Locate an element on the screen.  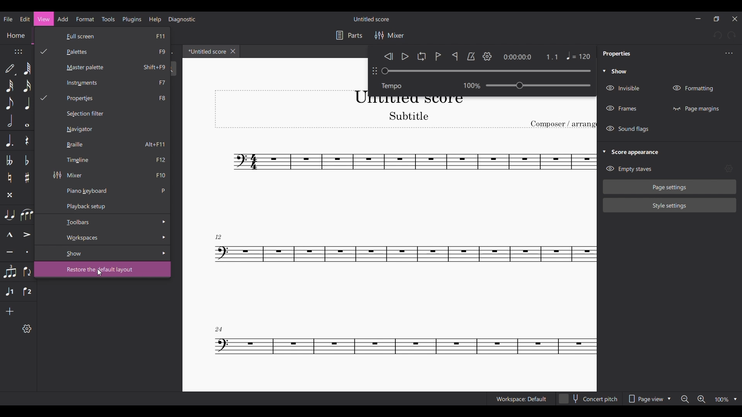
Move position of toolbar is located at coordinates (18, 51).